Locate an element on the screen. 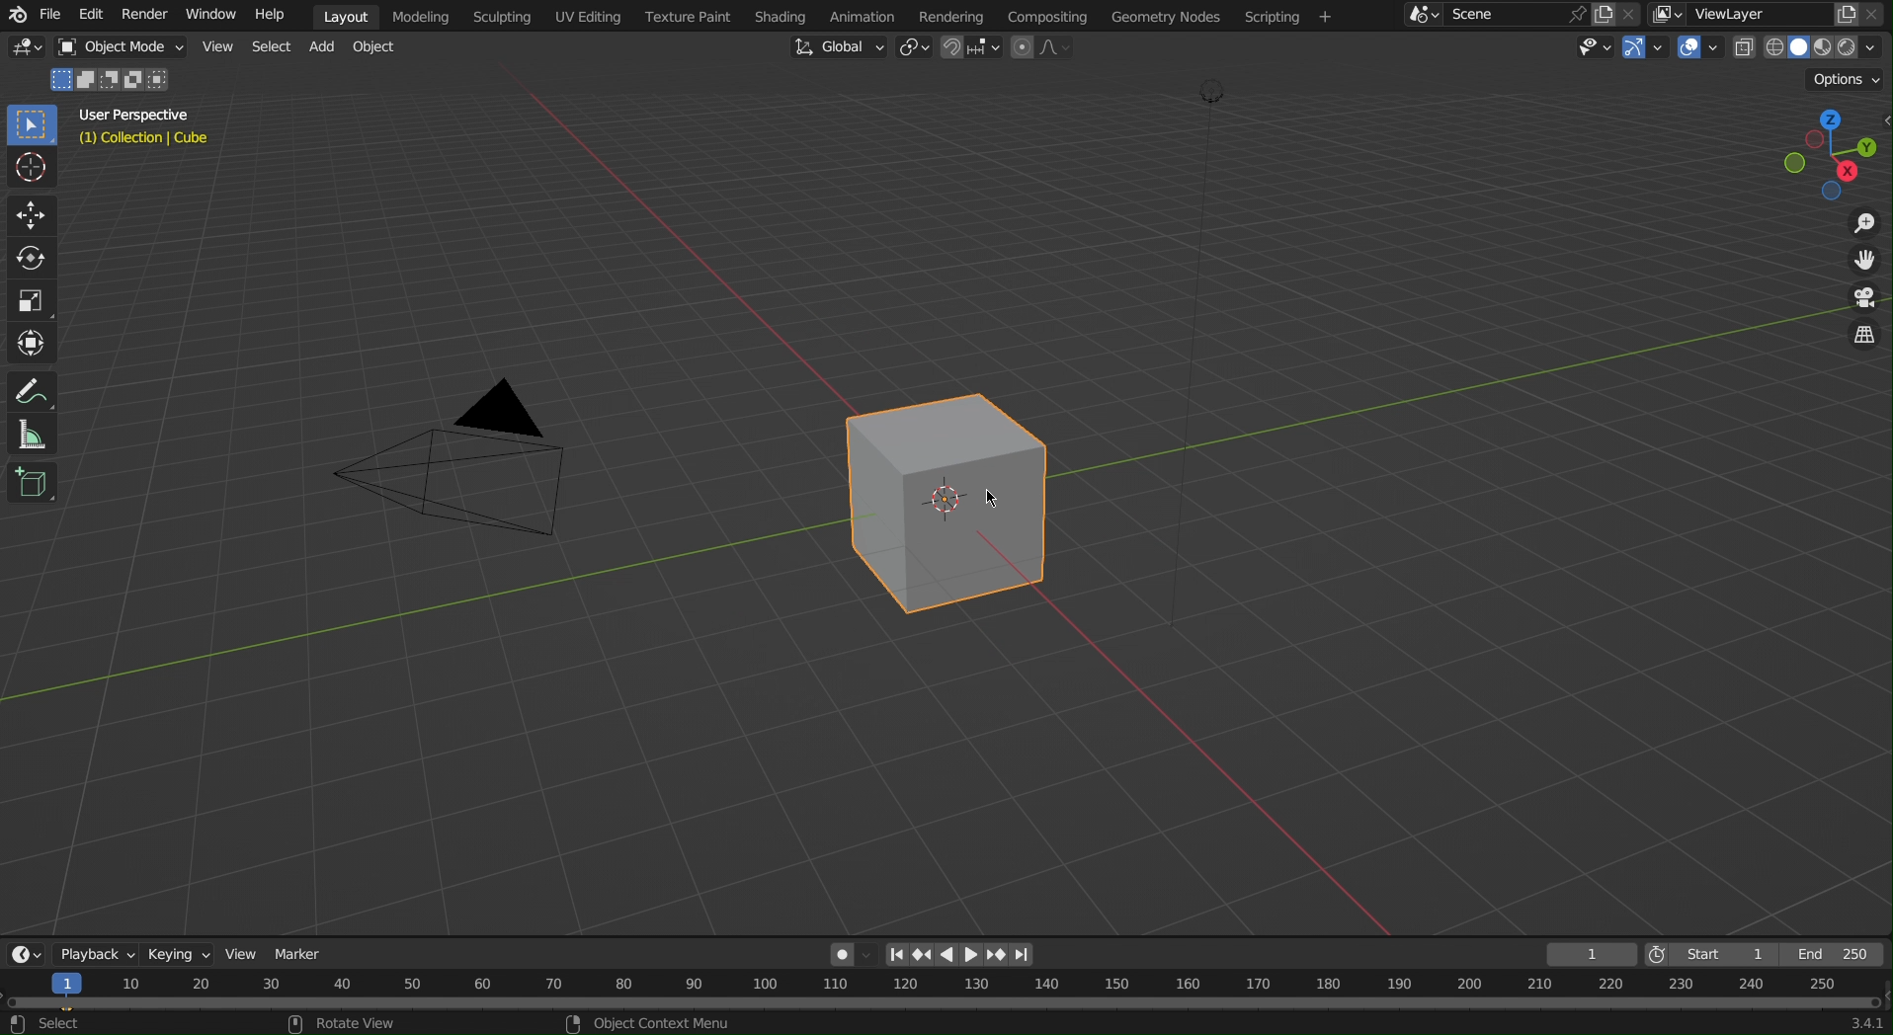  select is located at coordinates (60, 1022).